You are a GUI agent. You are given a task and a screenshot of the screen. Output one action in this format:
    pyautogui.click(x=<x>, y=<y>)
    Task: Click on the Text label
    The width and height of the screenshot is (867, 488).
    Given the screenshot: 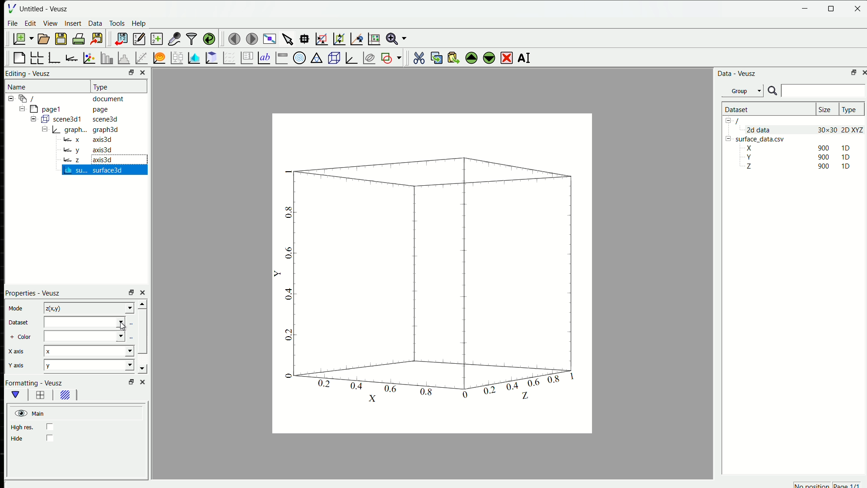 What is the action you would take?
    pyautogui.click(x=265, y=57)
    